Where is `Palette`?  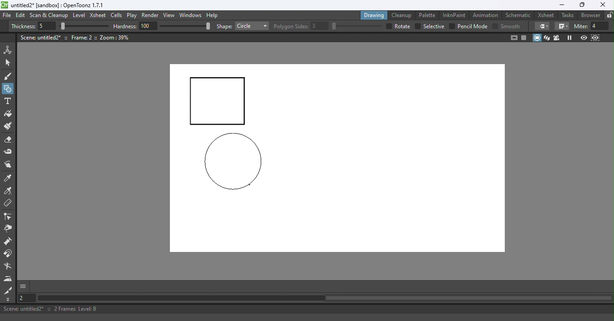 Palette is located at coordinates (428, 15).